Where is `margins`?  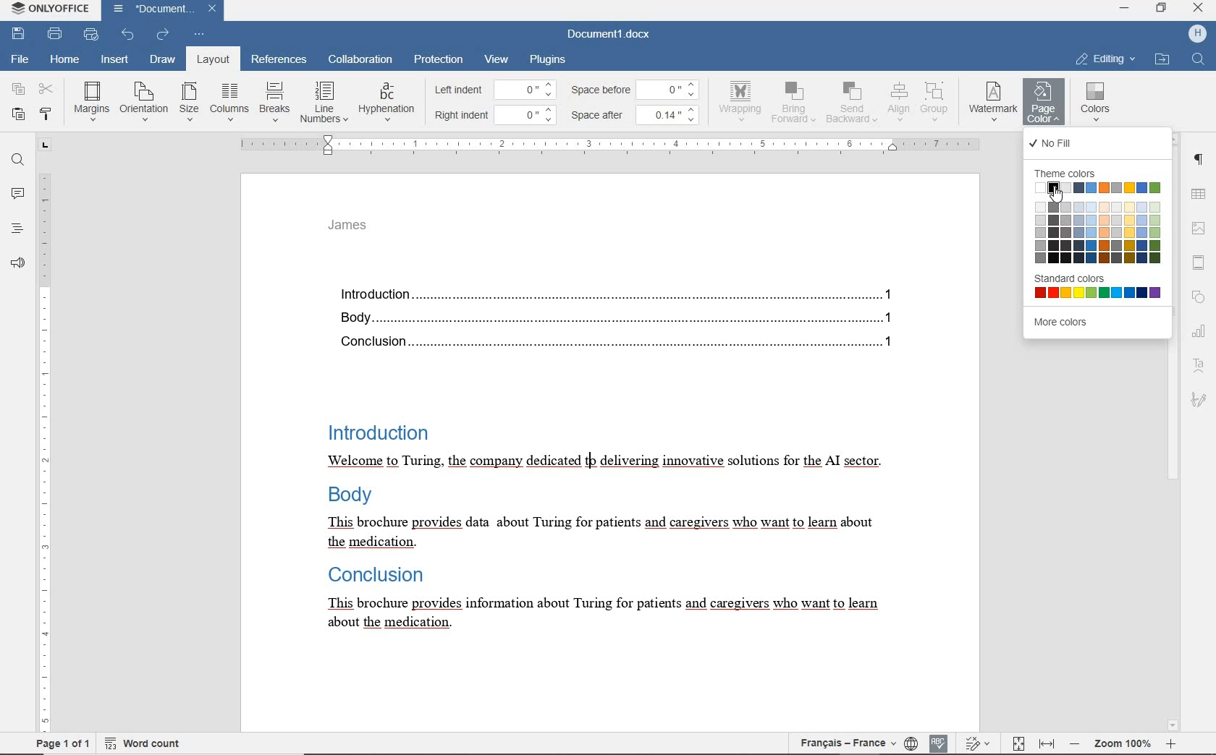 margins is located at coordinates (92, 101).